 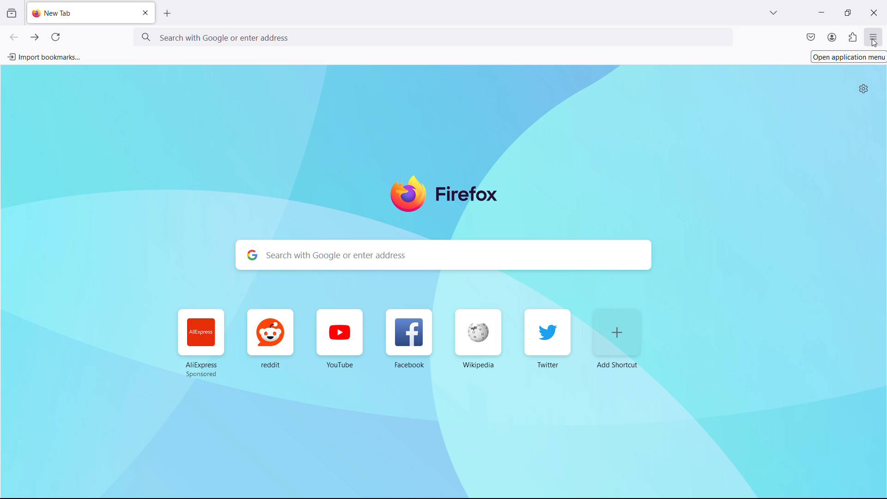 I want to click on account, so click(x=832, y=37).